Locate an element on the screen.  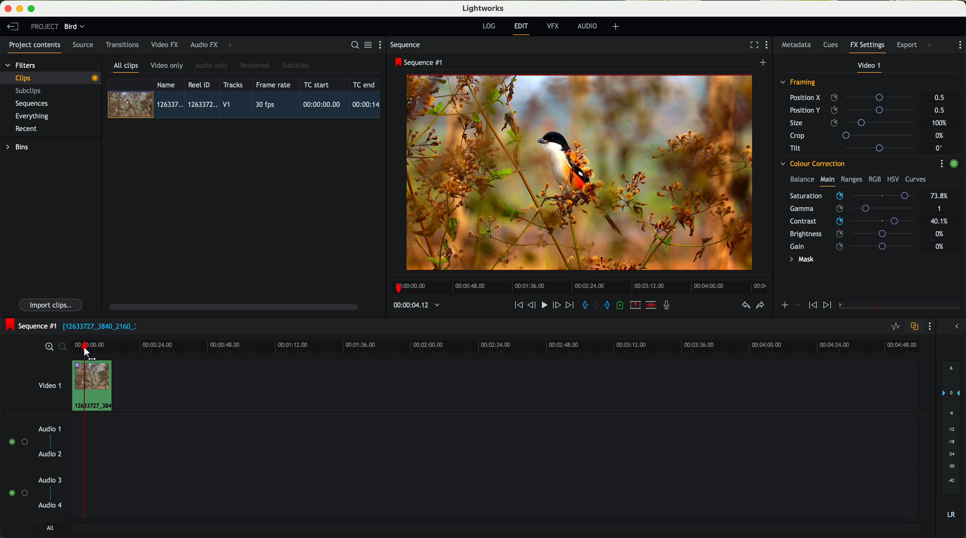
0.5 is located at coordinates (939, 110).